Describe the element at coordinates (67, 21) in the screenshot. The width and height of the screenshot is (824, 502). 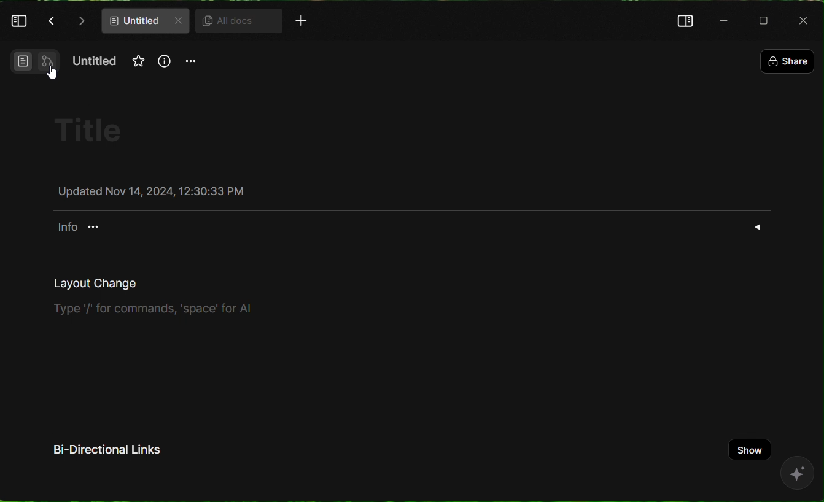
I see `Actions` at that location.